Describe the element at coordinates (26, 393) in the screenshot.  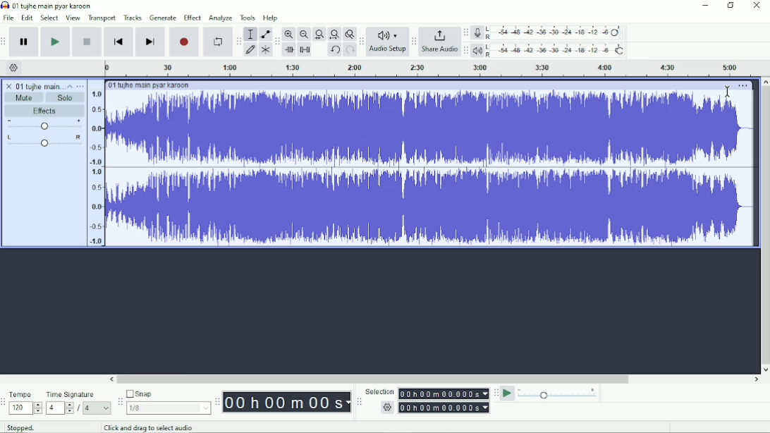
I see `Tempo` at that location.